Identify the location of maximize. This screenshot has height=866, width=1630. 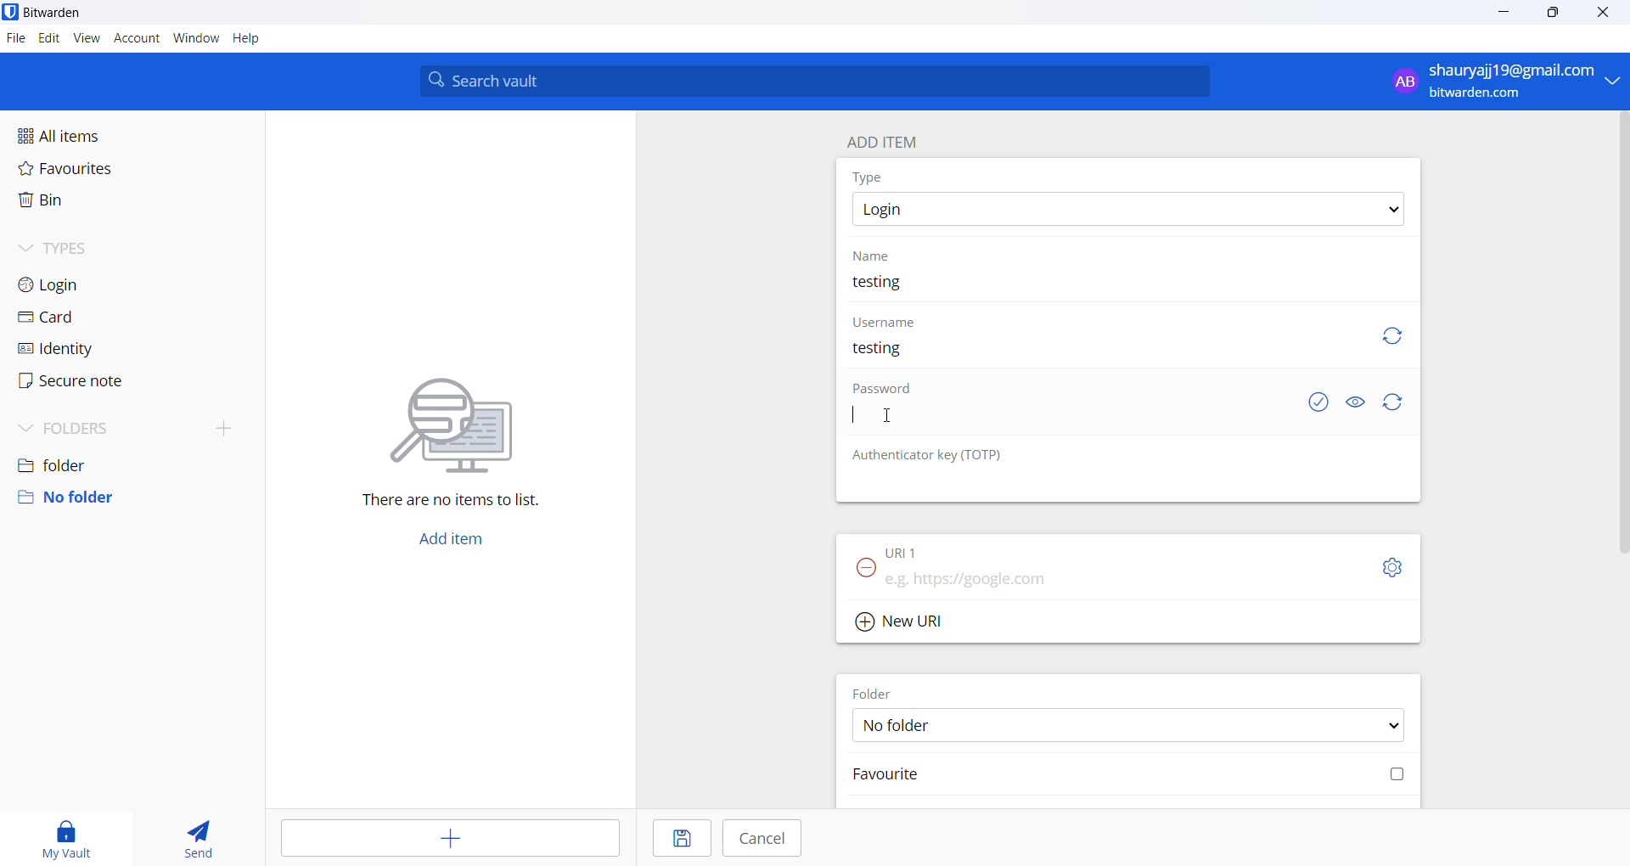
(1555, 14).